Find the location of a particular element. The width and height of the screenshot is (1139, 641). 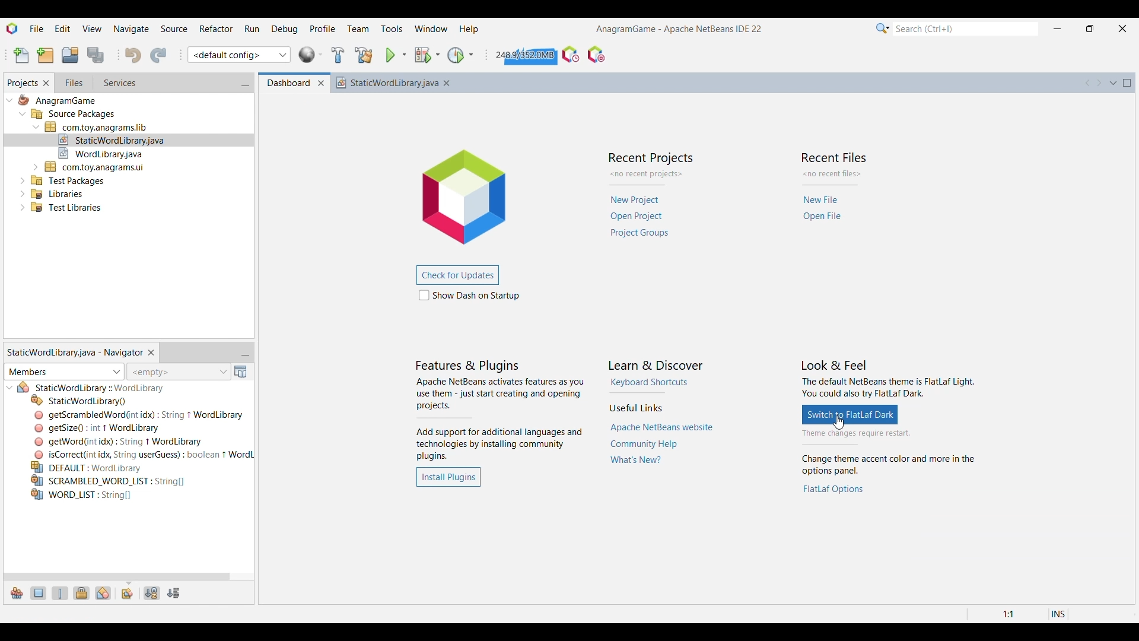

Horizontal slide bar is located at coordinates (117, 577).